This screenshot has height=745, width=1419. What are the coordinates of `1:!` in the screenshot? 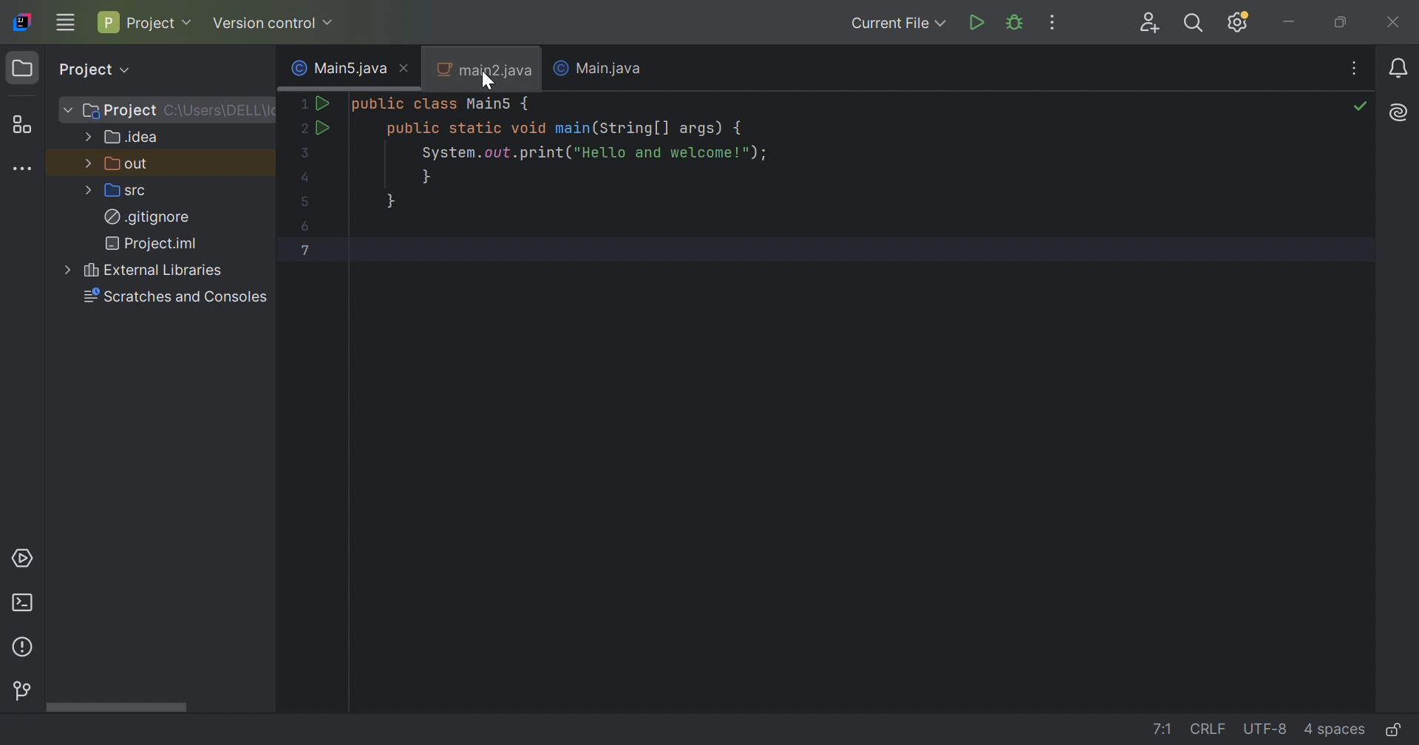 It's located at (1168, 732).